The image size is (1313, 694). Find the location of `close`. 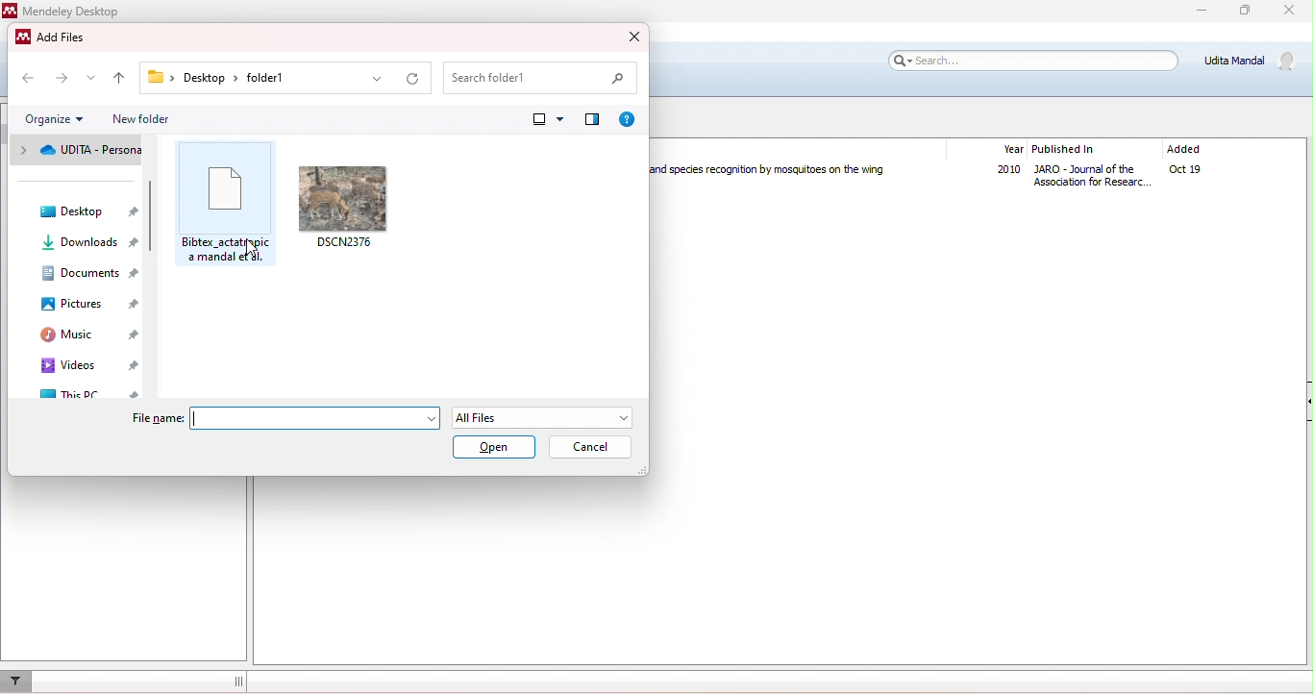

close is located at coordinates (1287, 11).